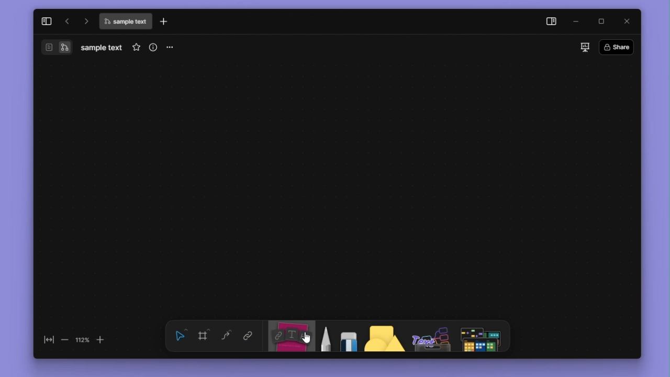  I want to click on side panel, so click(552, 22).